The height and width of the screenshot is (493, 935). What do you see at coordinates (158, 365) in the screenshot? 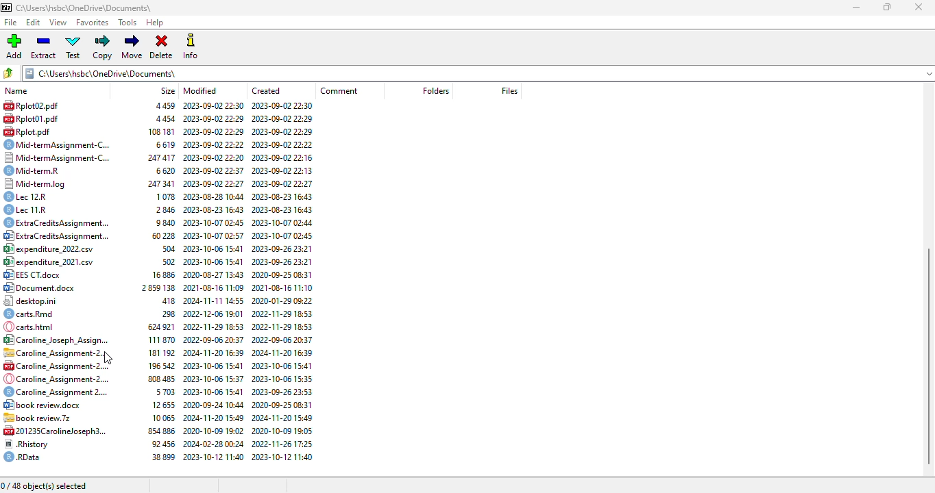
I see `196 542` at bounding box center [158, 365].